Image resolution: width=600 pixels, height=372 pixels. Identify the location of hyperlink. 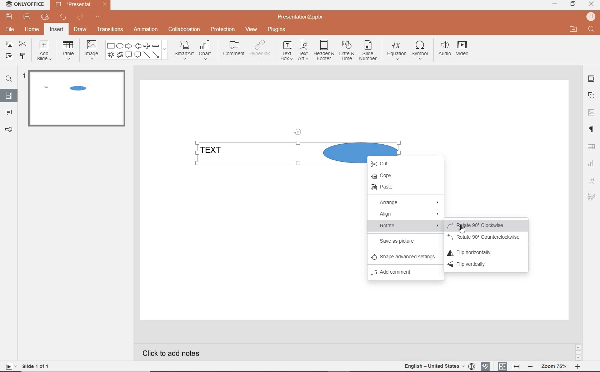
(260, 49).